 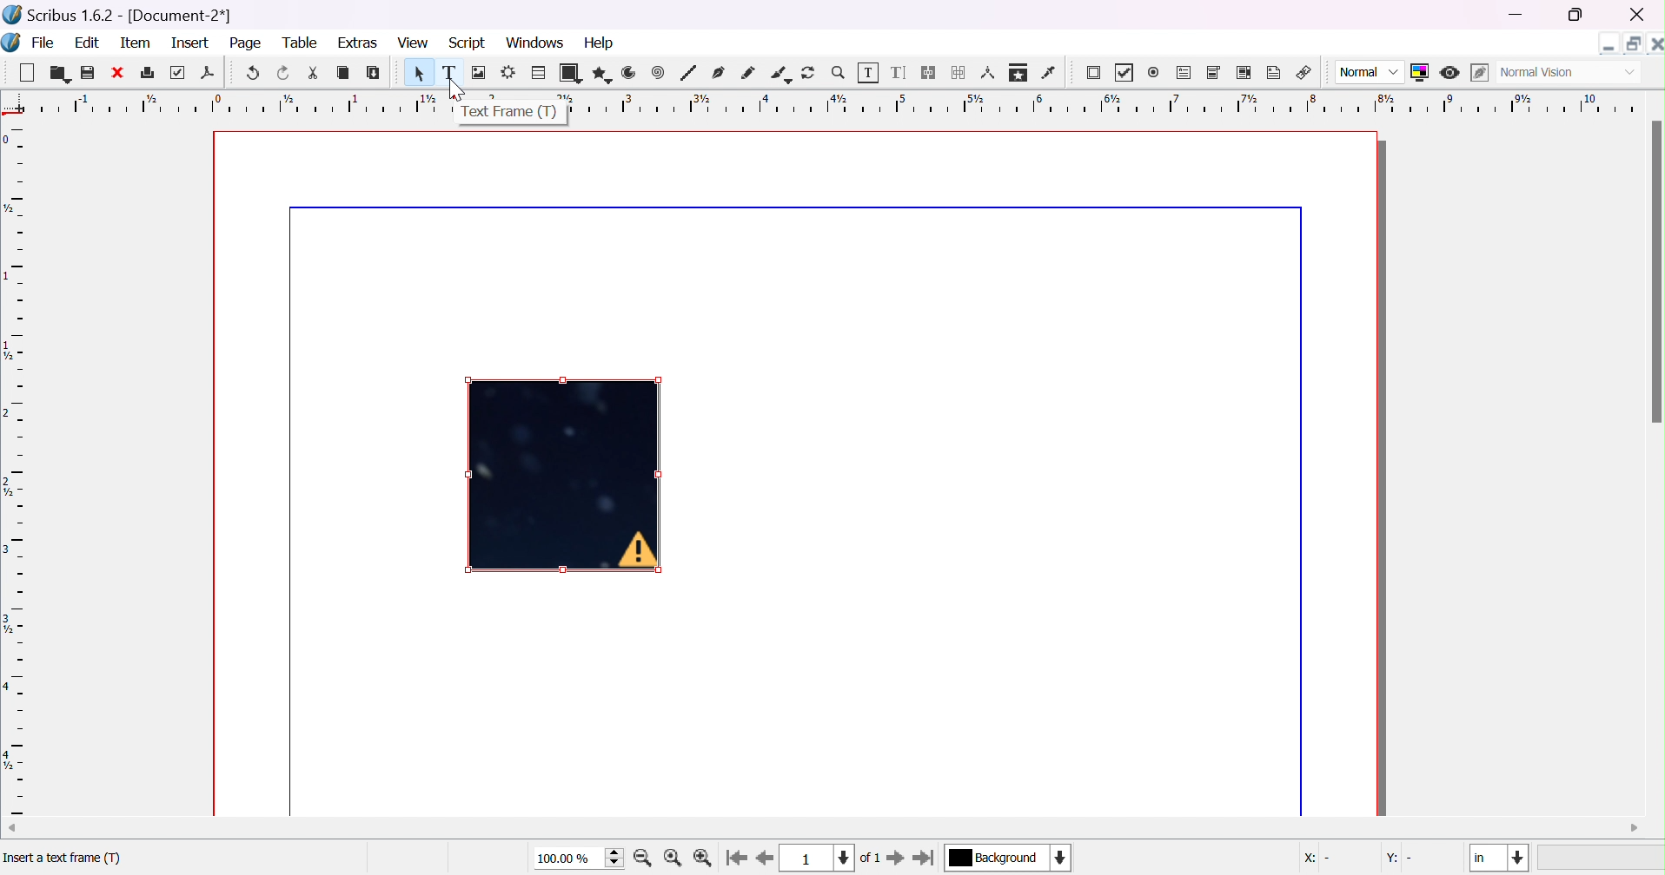 What do you see at coordinates (1576, 16) in the screenshot?
I see `restore down` at bounding box center [1576, 16].